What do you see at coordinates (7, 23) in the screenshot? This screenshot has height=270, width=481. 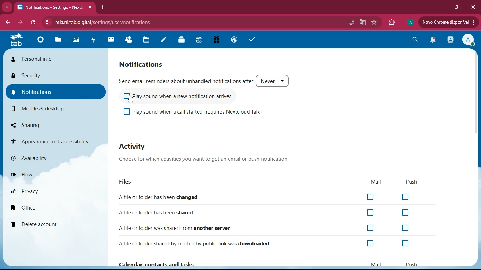 I see `back` at bounding box center [7, 23].